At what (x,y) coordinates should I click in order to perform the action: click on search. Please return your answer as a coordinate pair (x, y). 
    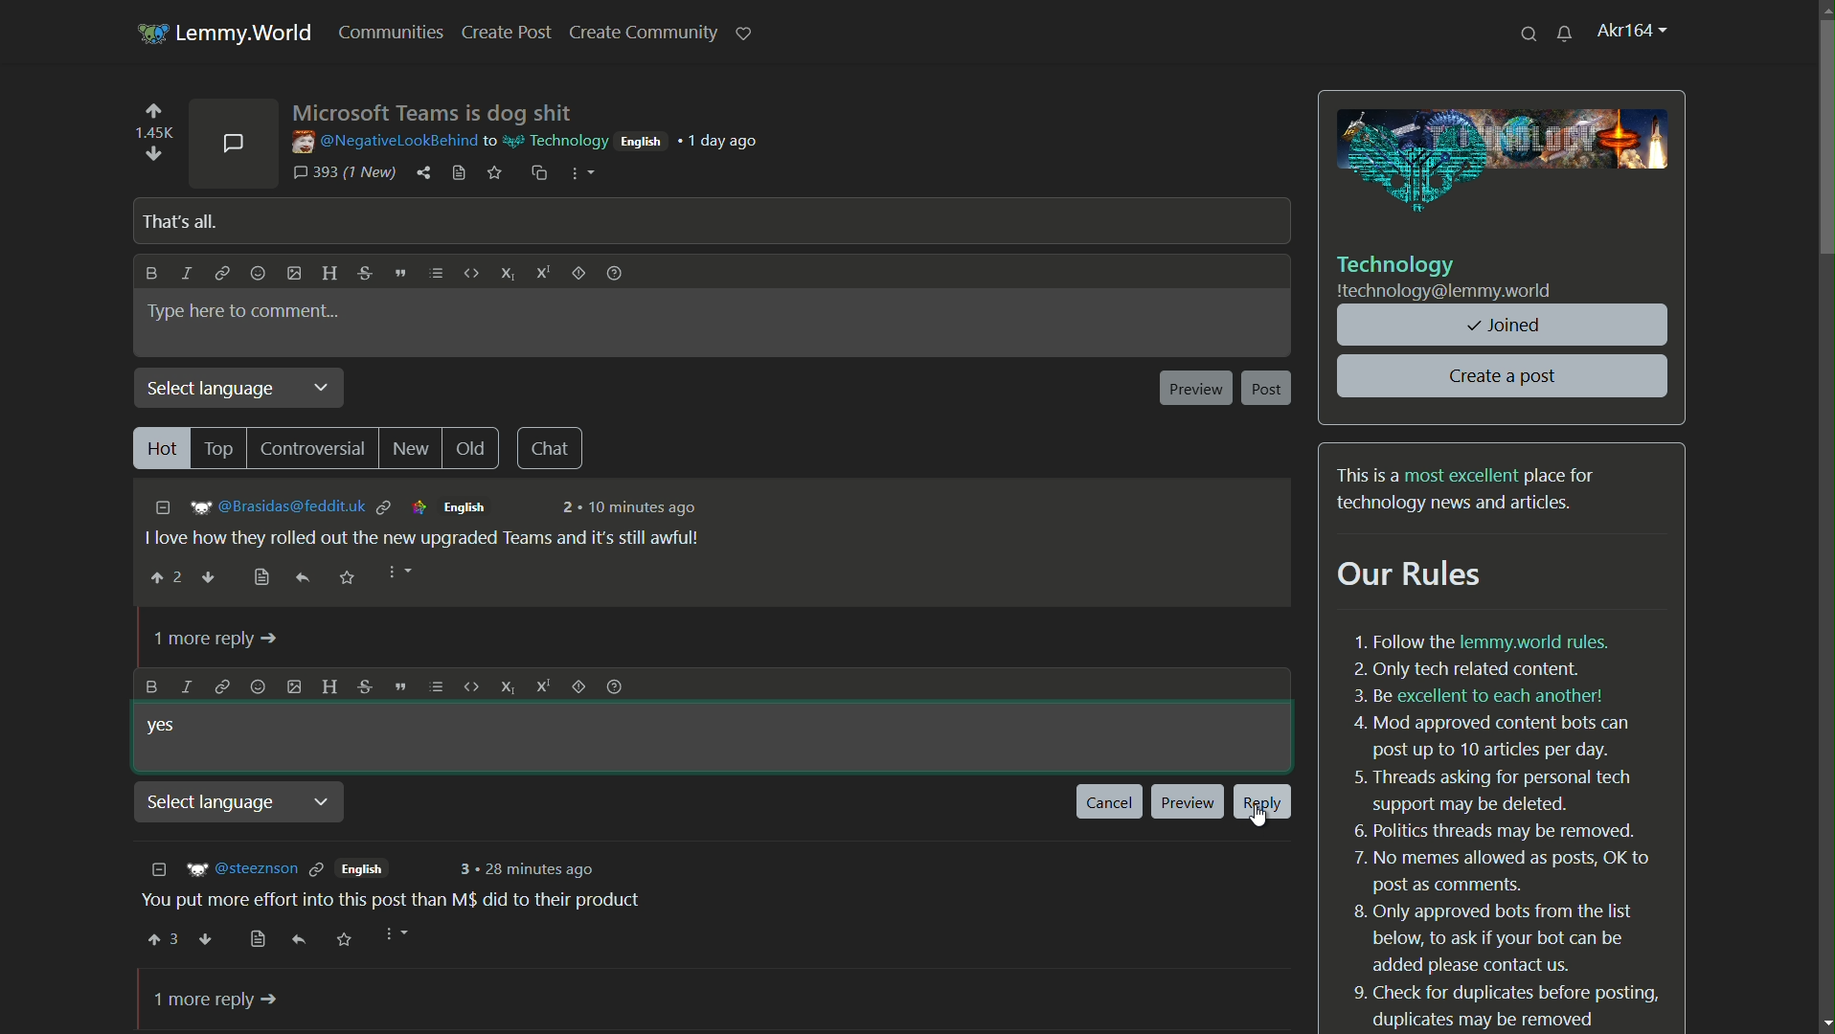
    Looking at the image, I should click on (1530, 33).